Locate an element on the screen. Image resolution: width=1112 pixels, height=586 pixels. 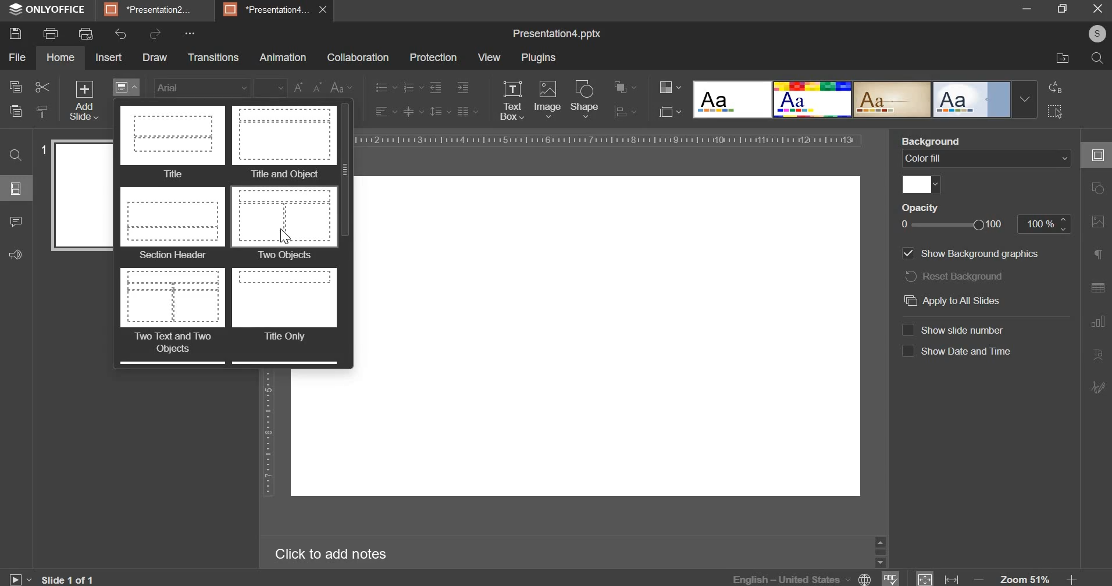
view is located at coordinates (490, 57).